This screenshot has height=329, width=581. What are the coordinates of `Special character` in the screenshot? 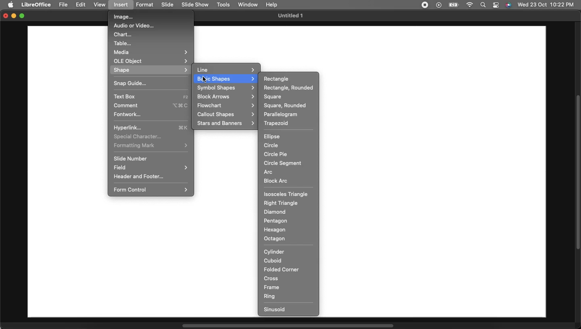 It's located at (138, 136).